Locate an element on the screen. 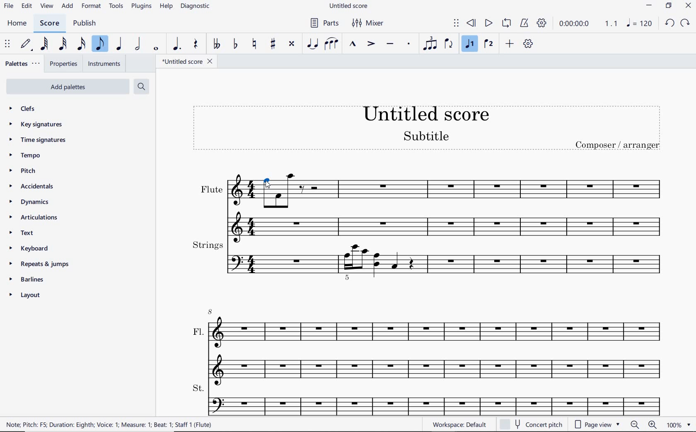  add palettes is located at coordinates (71, 86).